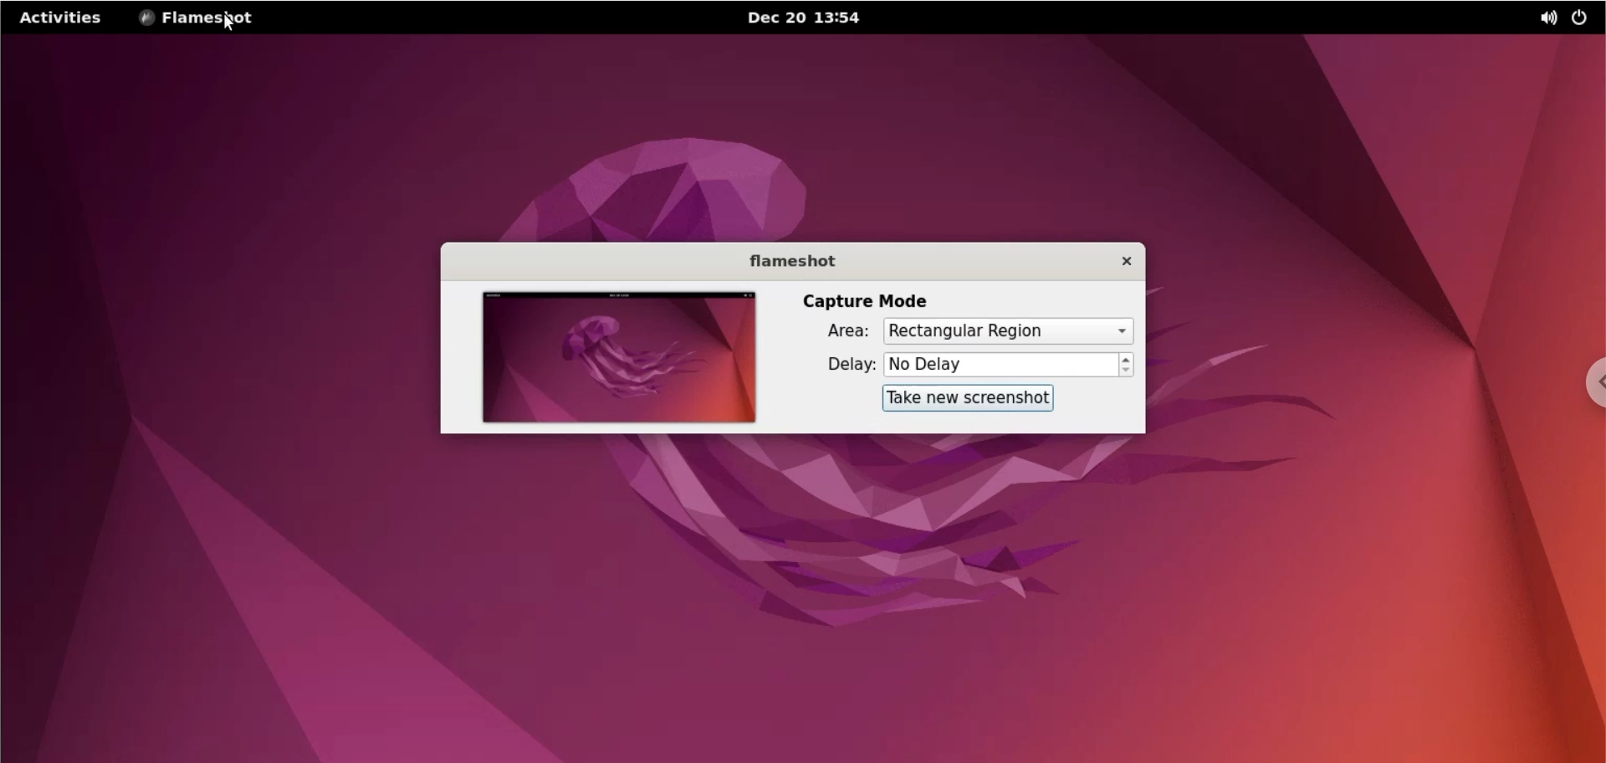  What do you see at coordinates (814, 19) in the screenshot?
I see `Dec 20 13:54` at bounding box center [814, 19].